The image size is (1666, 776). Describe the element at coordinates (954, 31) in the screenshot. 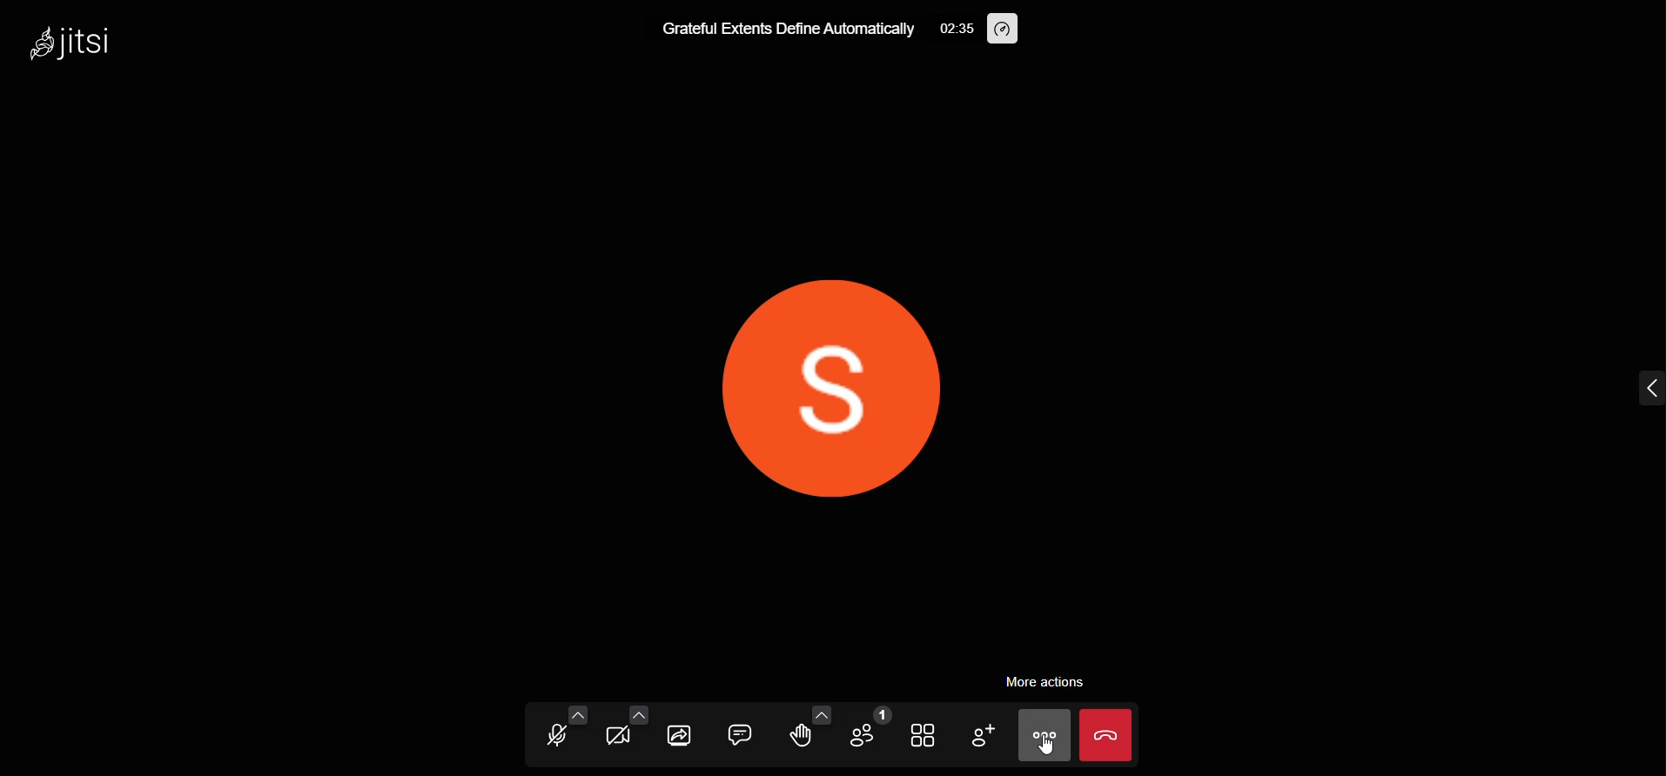

I see `time` at that location.